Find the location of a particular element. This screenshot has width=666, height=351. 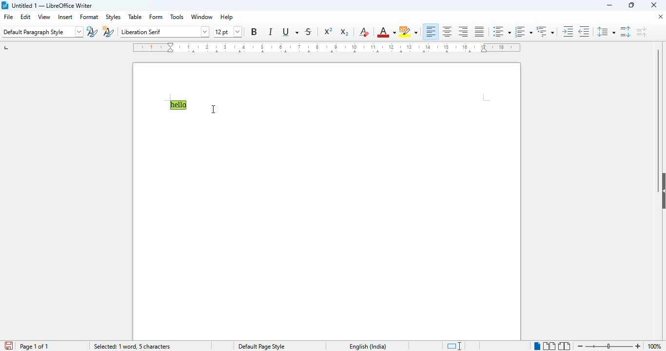

untitled 1 — LibreOffice Writer is located at coordinates (54, 6).